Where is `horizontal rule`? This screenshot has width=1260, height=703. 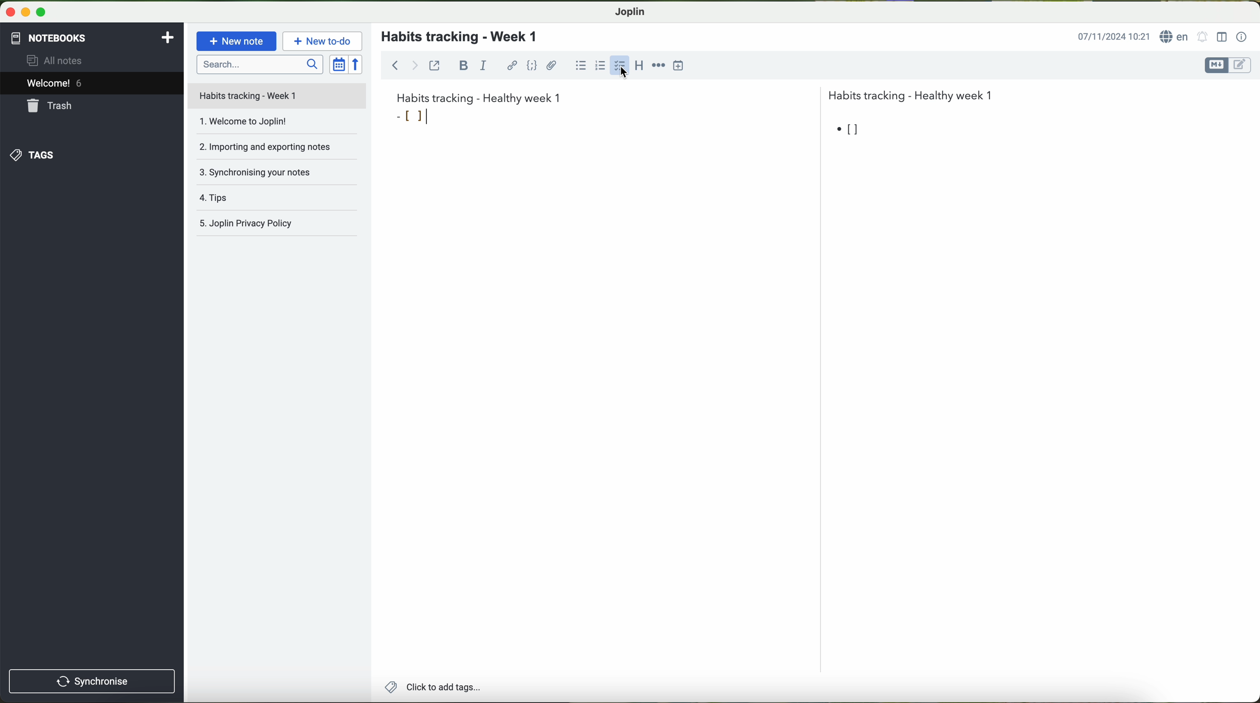 horizontal rule is located at coordinates (658, 66).